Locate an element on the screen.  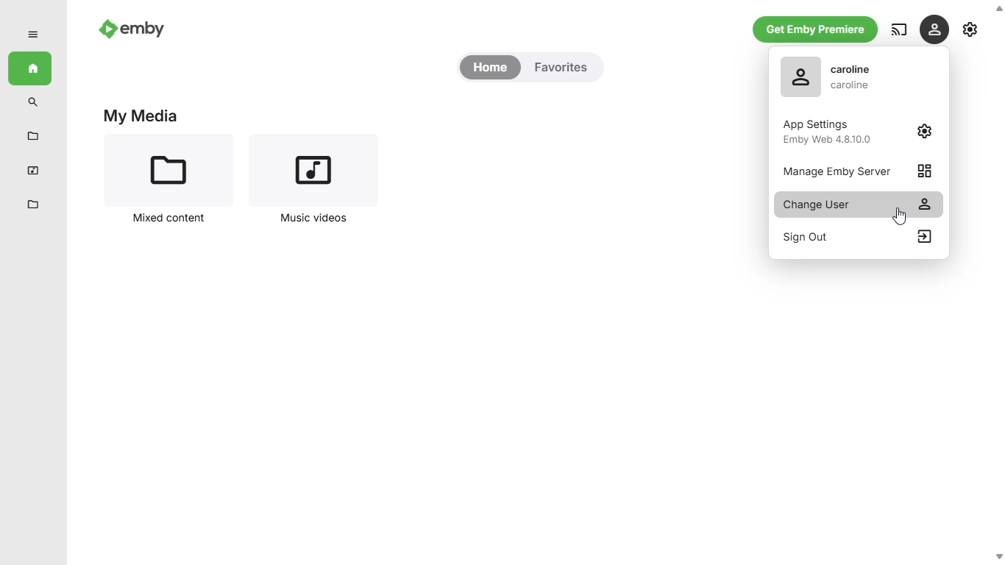
app settings is located at coordinates (860, 131).